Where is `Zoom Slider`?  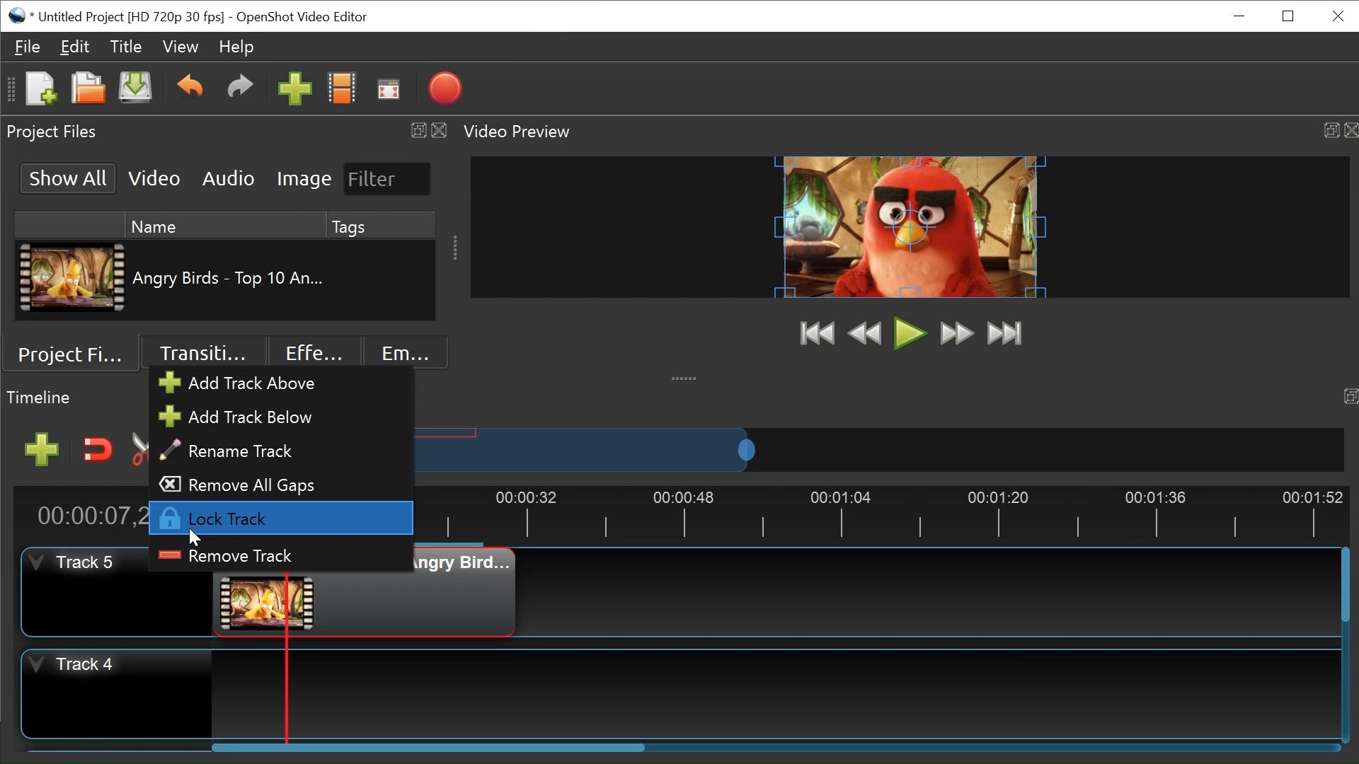 Zoom Slider is located at coordinates (881, 449).